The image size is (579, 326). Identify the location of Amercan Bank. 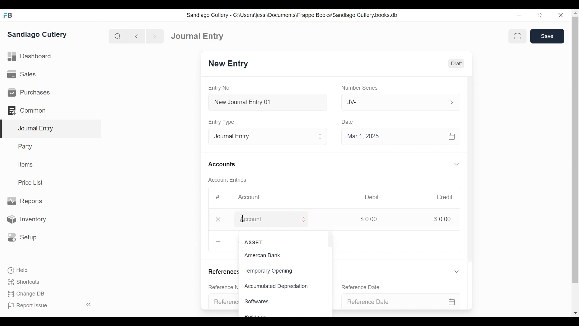
(262, 255).